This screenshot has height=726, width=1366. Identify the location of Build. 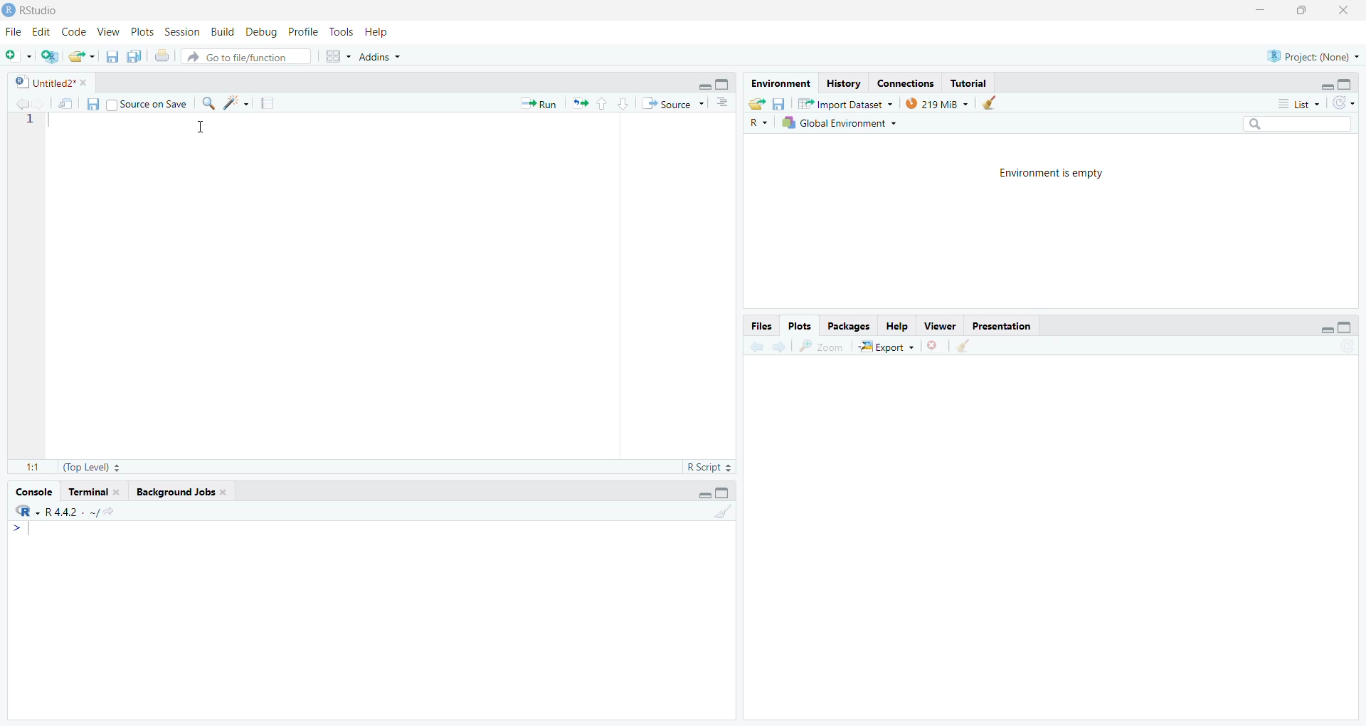
(223, 32).